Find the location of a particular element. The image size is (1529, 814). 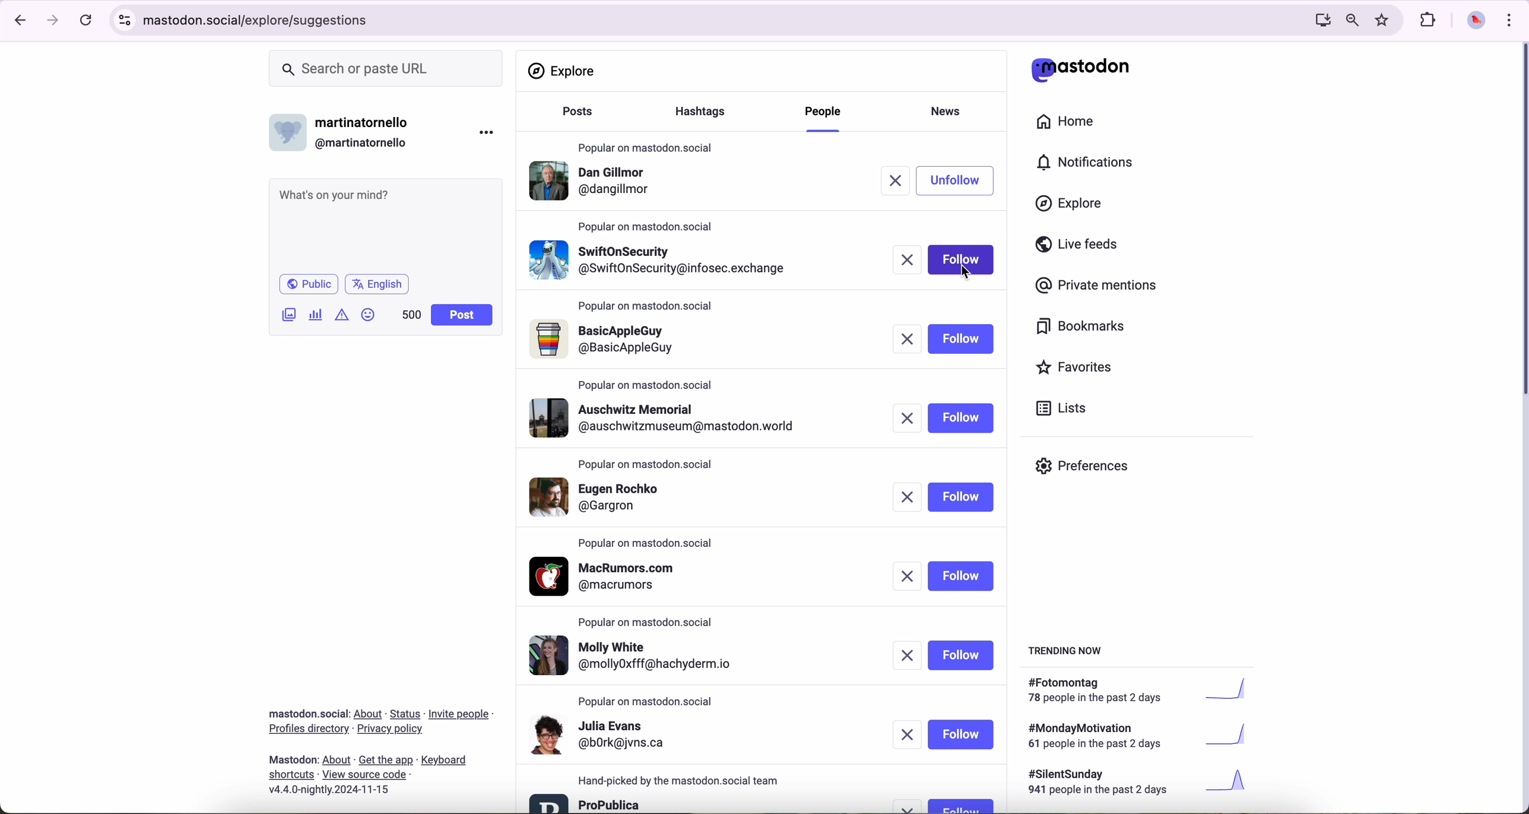

unfollow button is located at coordinates (957, 179).